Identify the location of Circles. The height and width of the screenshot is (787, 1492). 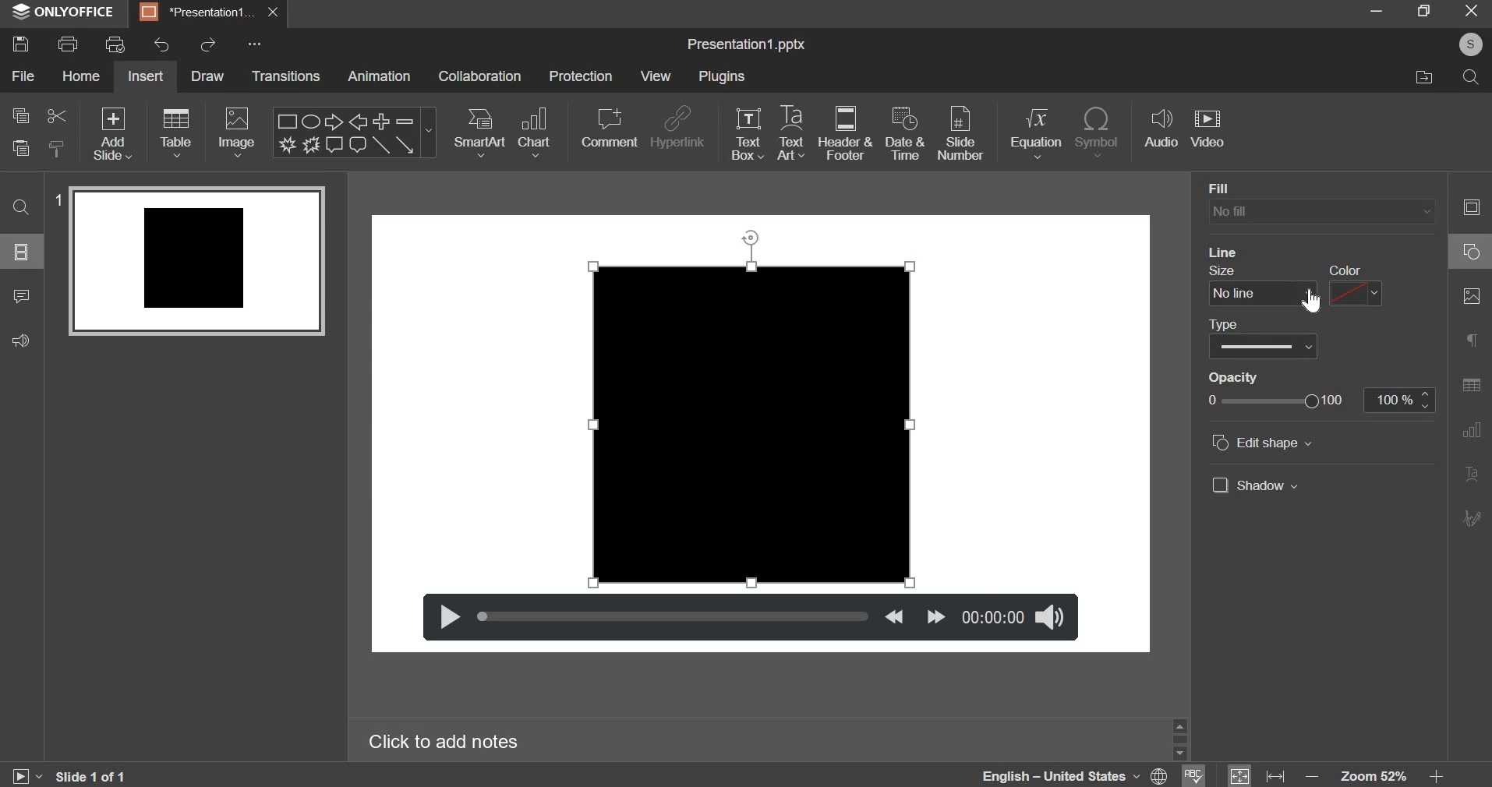
(313, 121).